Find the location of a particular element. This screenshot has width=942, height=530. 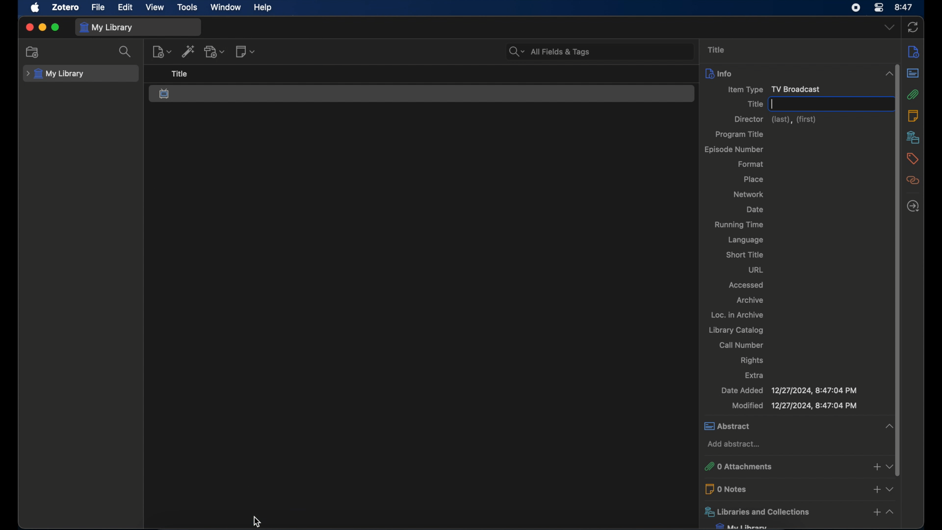

add attachment is located at coordinates (215, 51).